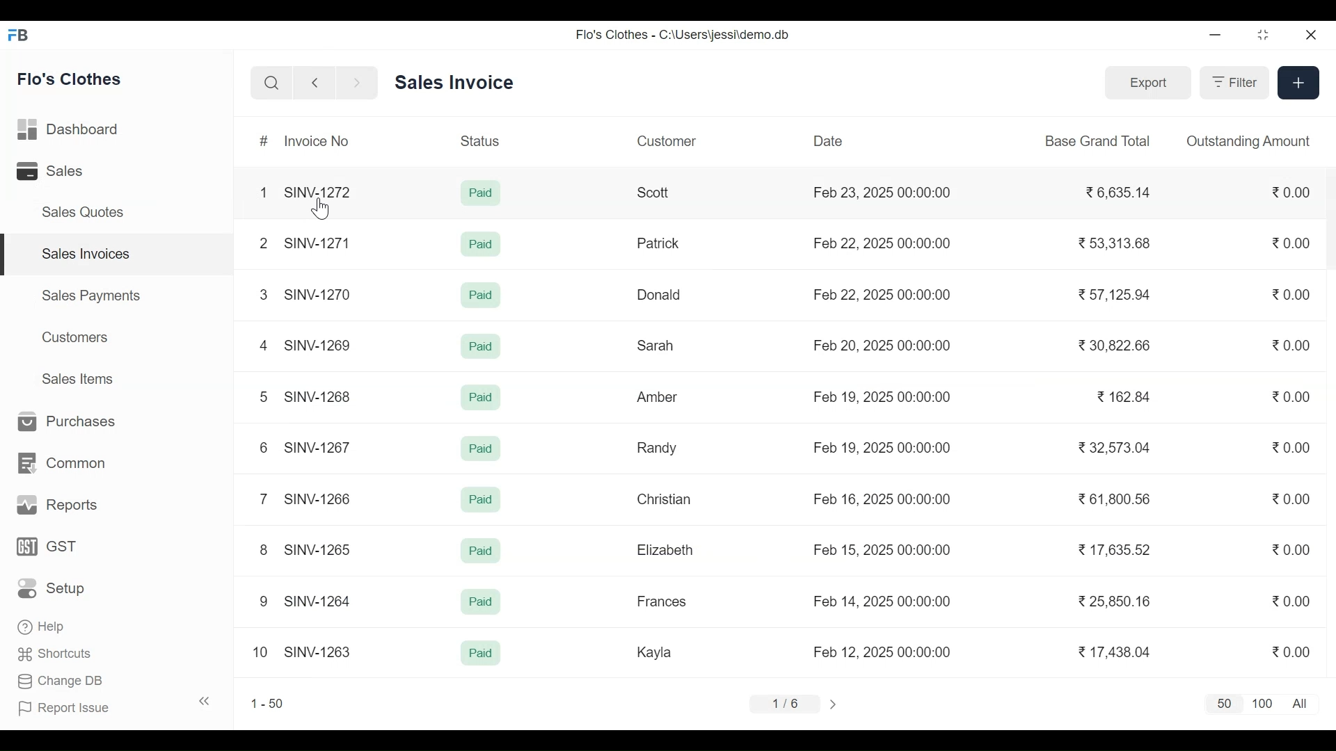  What do you see at coordinates (47, 545) in the screenshot?
I see `GST` at bounding box center [47, 545].